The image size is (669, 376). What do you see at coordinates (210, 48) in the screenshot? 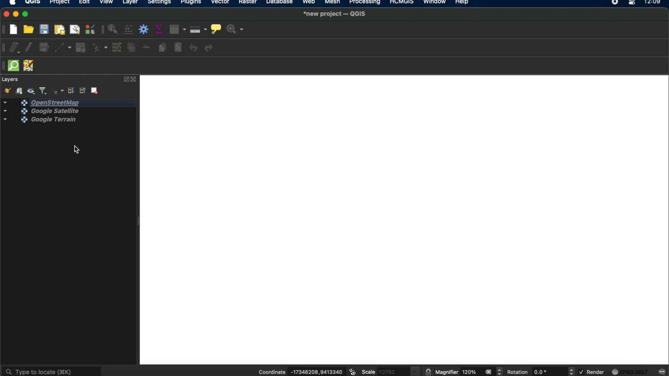
I see `redo` at bounding box center [210, 48].